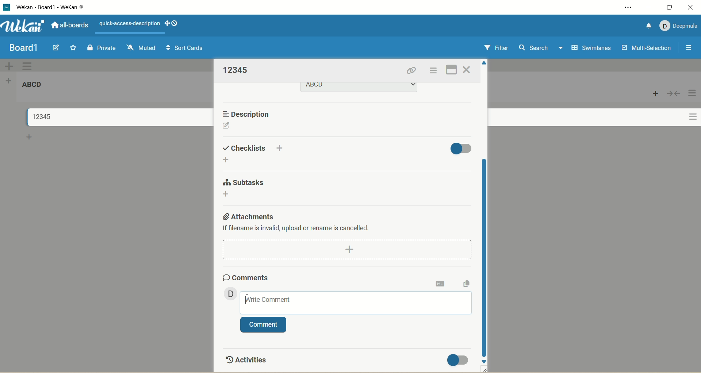 This screenshot has width=701, height=373. Describe the element at coordinates (645, 48) in the screenshot. I see `multi-selection` at that location.